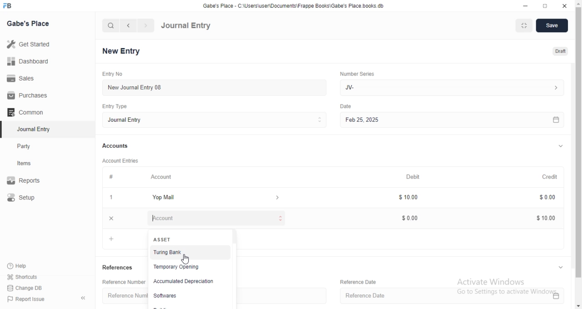 The image size is (582, 309). Describe the element at coordinates (130, 25) in the screenshot. I see `navigate backward` at that location.